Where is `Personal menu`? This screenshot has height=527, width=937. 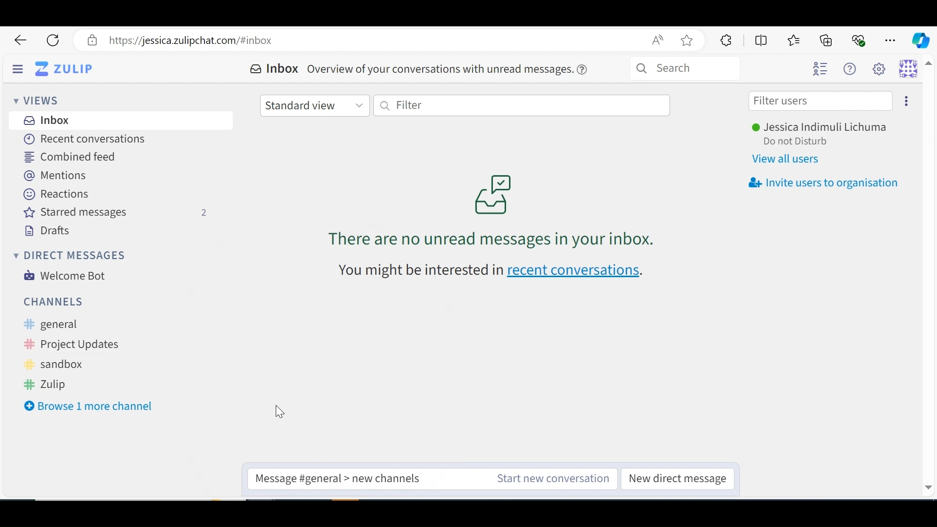
Personal menu is located at coordinates (910, 69).